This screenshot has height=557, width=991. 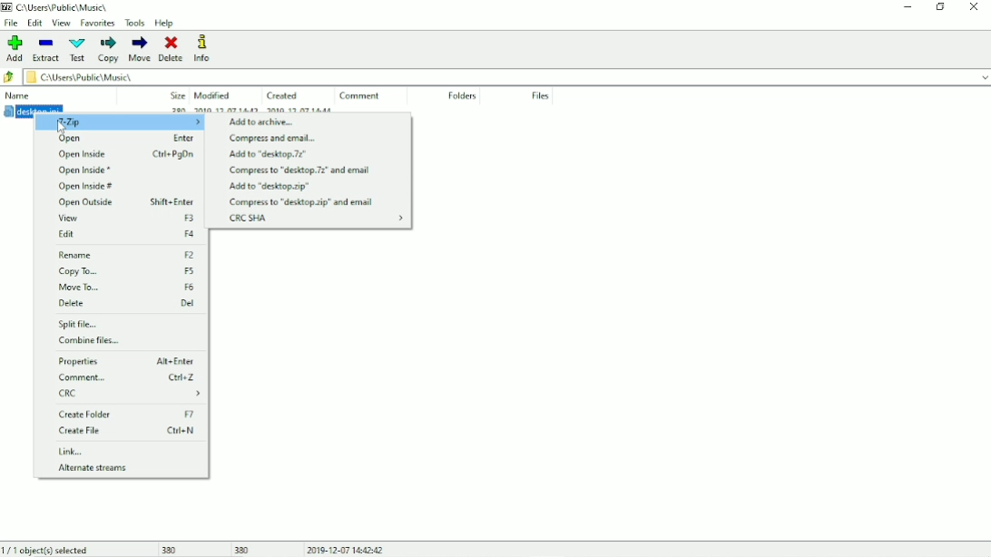 What do you see at coordinates (311, 110) in the screenshot?
I see `2019-12-07 1eld.` at bounding box center [311, 110].